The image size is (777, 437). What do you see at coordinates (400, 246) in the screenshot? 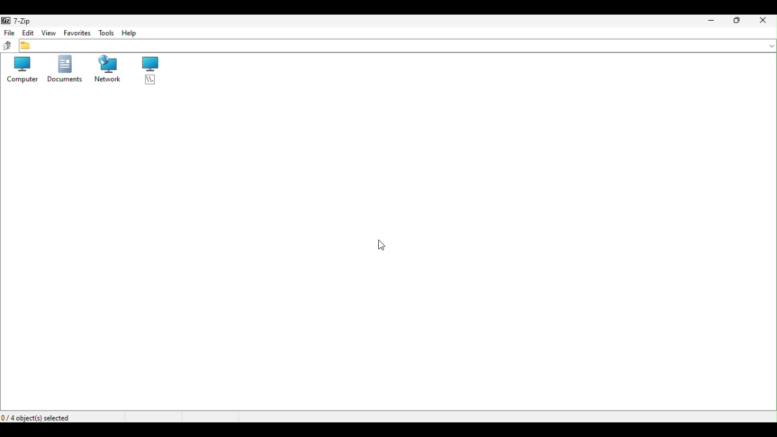
I see `cursor` at bounding box center [400, 246].